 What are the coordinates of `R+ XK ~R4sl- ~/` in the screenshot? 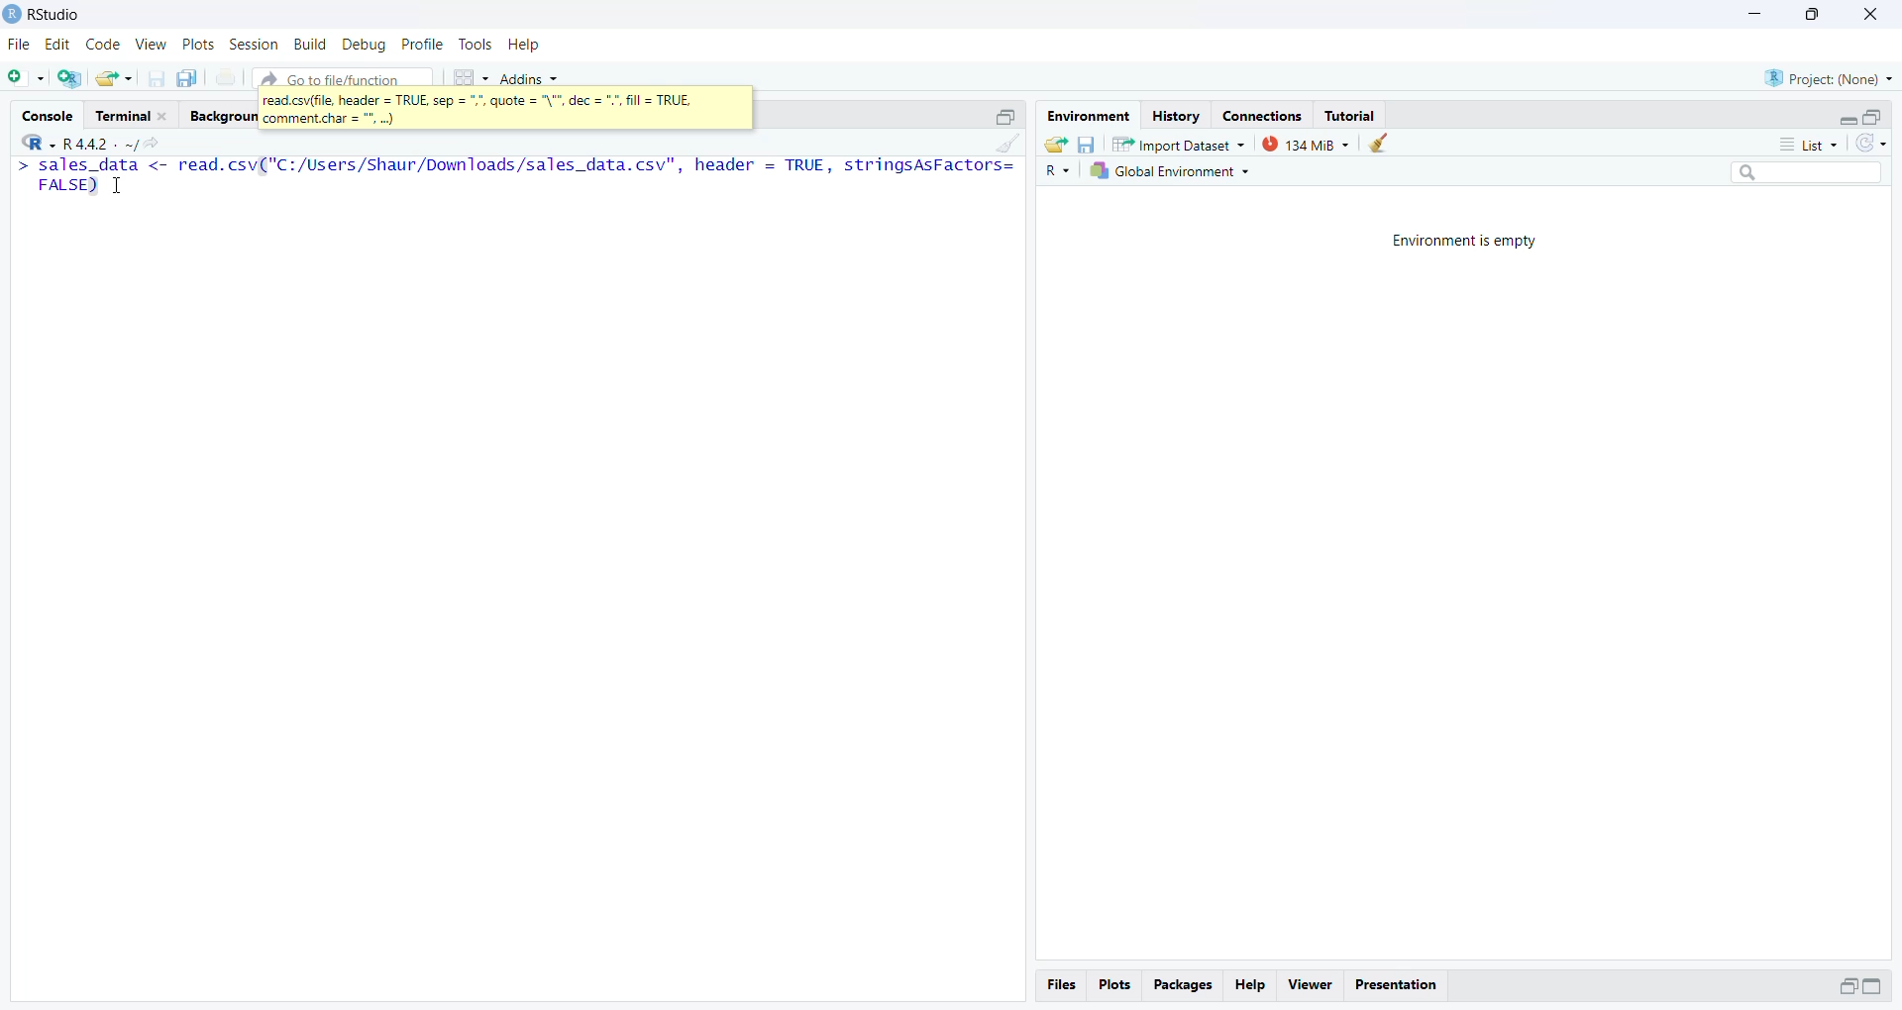 It's located at (91, 144).